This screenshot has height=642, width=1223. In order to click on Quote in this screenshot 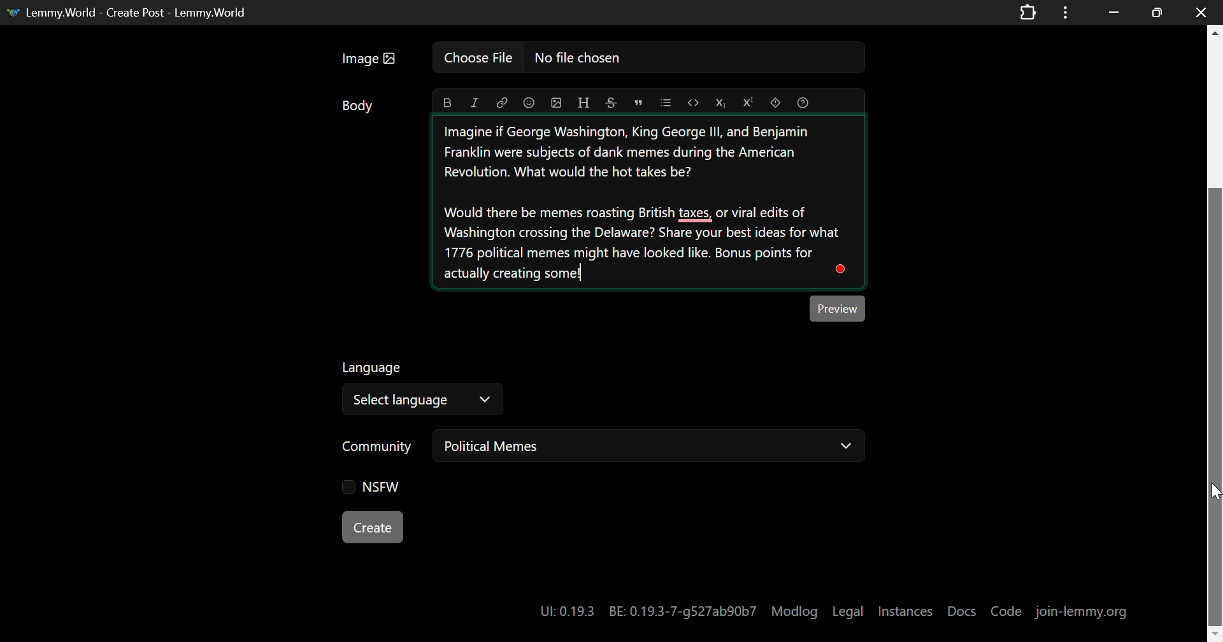, I will do `click(638, 103)`.